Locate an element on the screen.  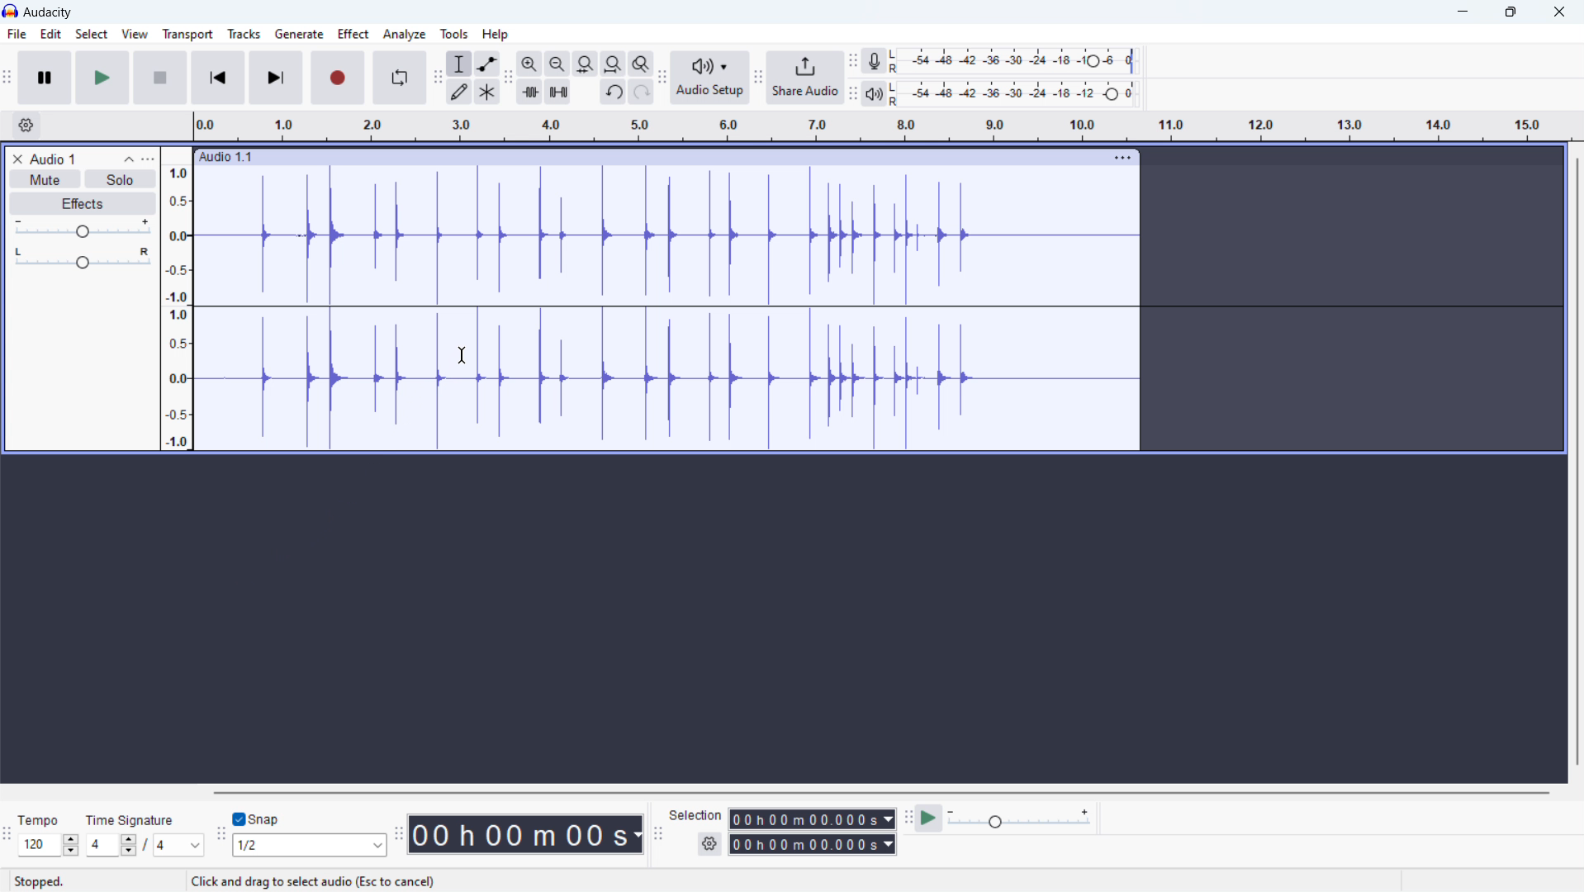
solo is located at coordinates (121, 178).